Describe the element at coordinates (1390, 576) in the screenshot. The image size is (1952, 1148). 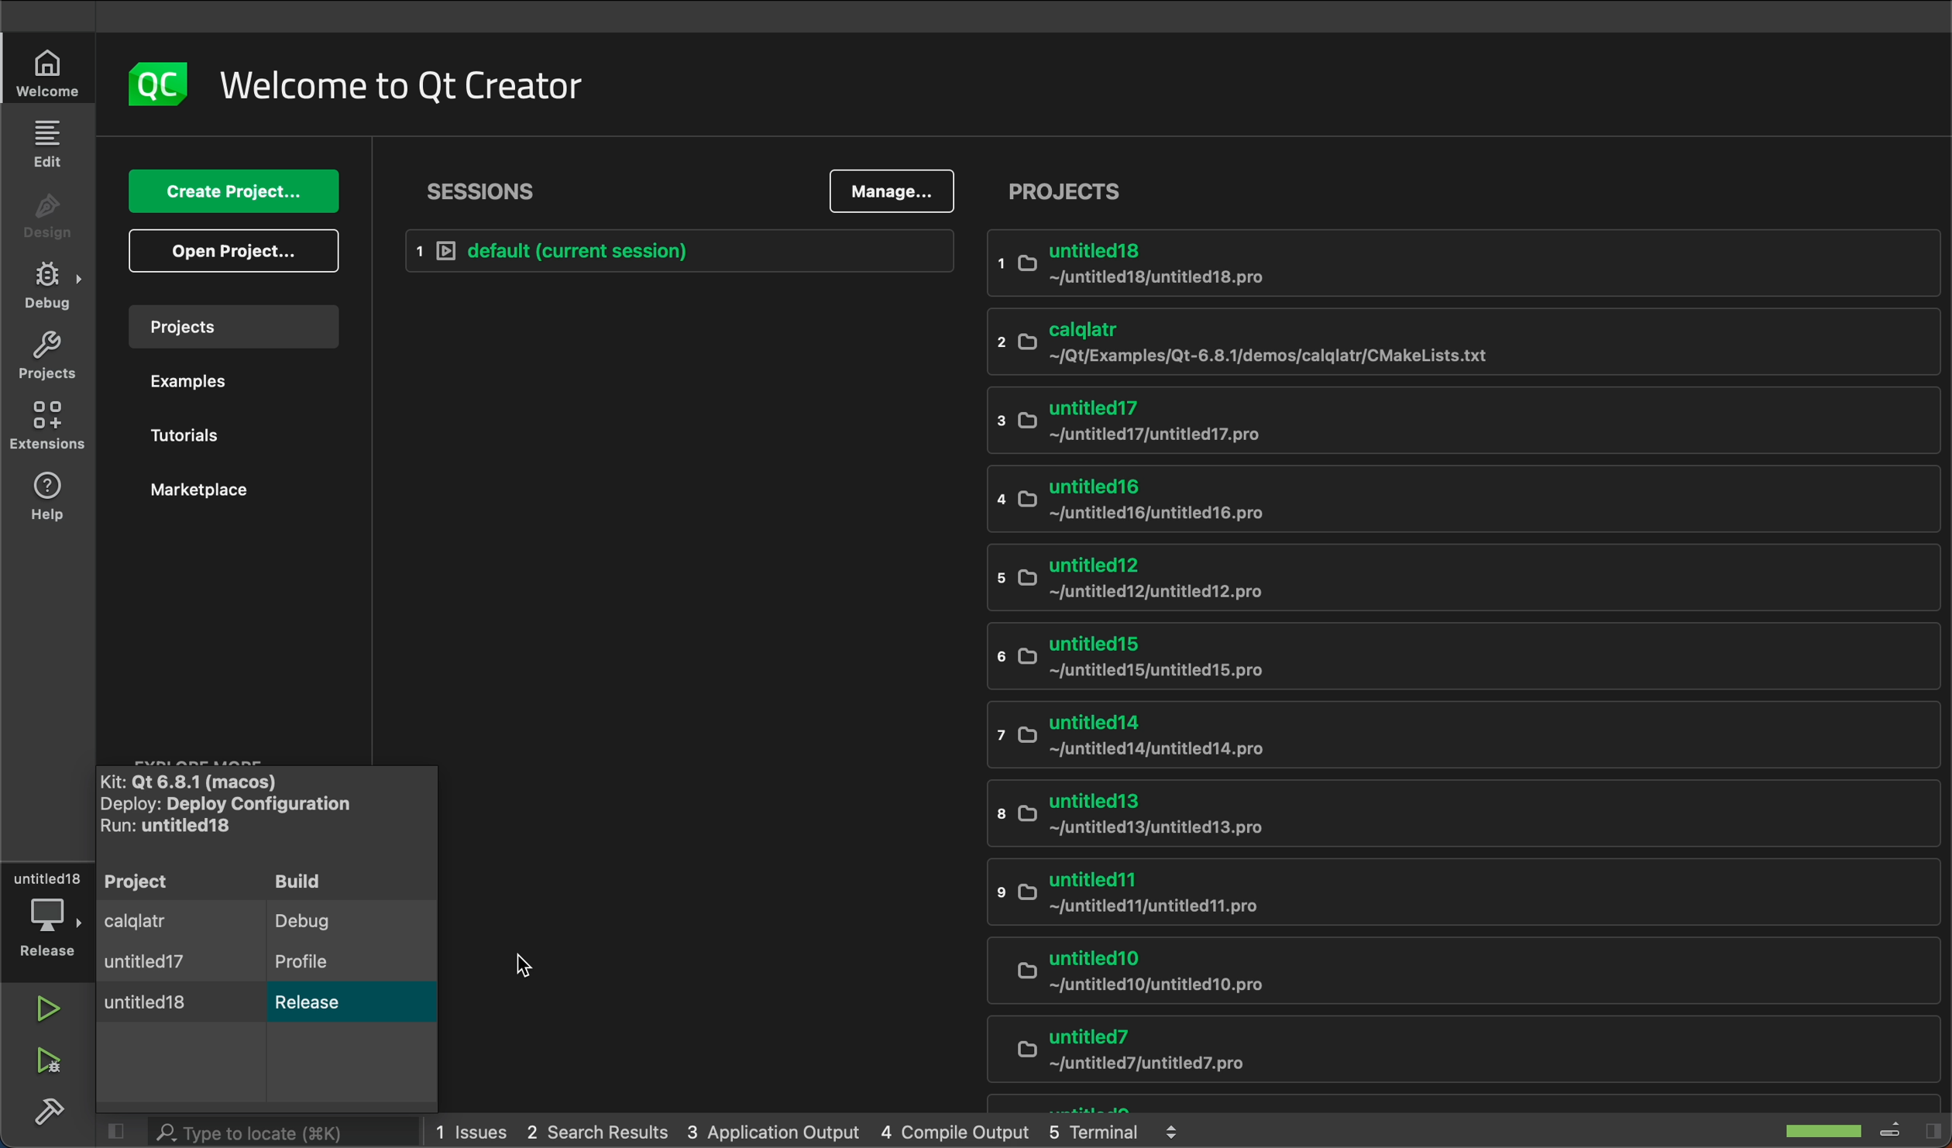
I see `untitled12` at that location.